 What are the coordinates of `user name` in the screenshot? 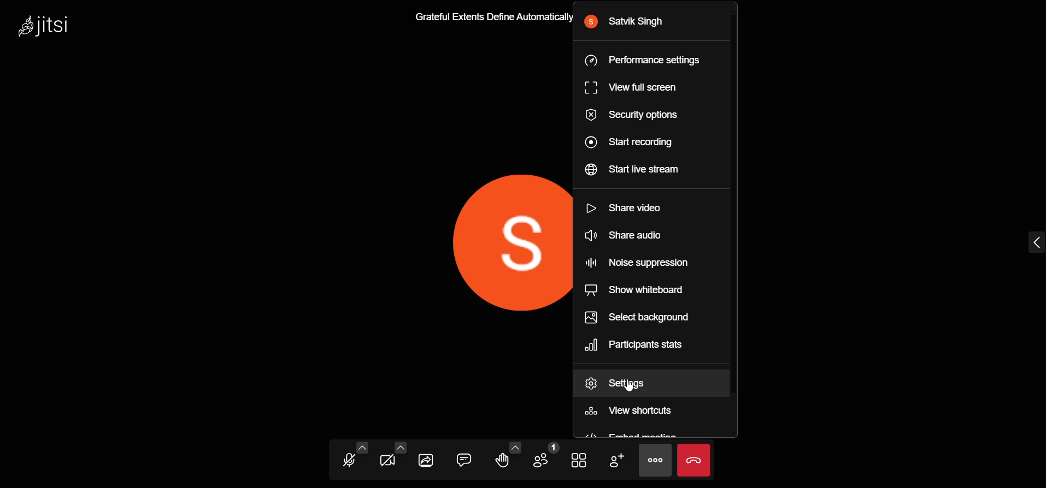 It's located at (639, 23).